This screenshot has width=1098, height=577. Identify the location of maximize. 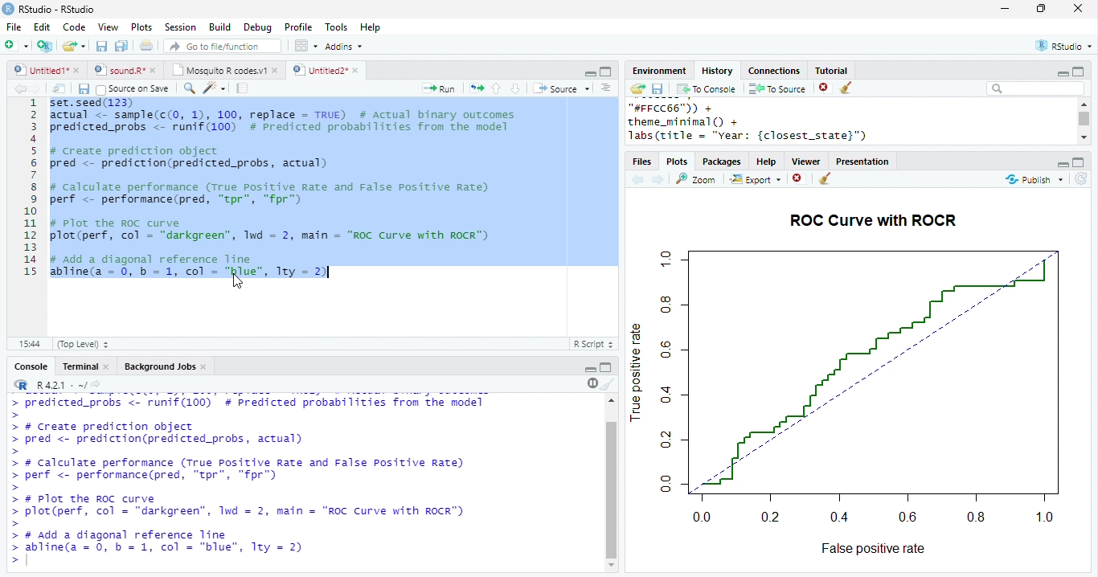
(1079, 162).